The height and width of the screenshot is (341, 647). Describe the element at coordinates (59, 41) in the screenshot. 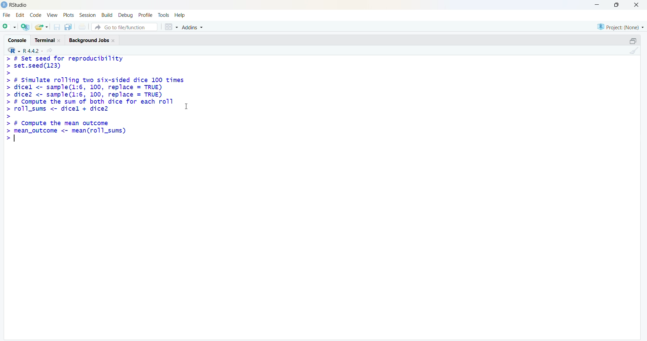

I see `close` at that location.